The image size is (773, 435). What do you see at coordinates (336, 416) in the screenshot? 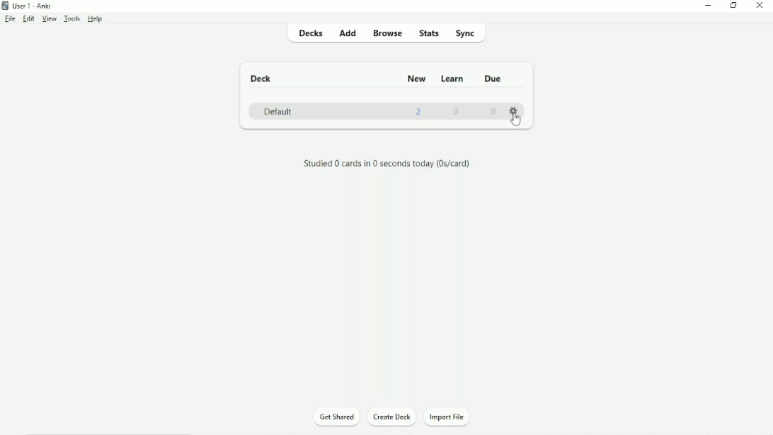
I see `Get Shared` at bounding box center [336, 416].